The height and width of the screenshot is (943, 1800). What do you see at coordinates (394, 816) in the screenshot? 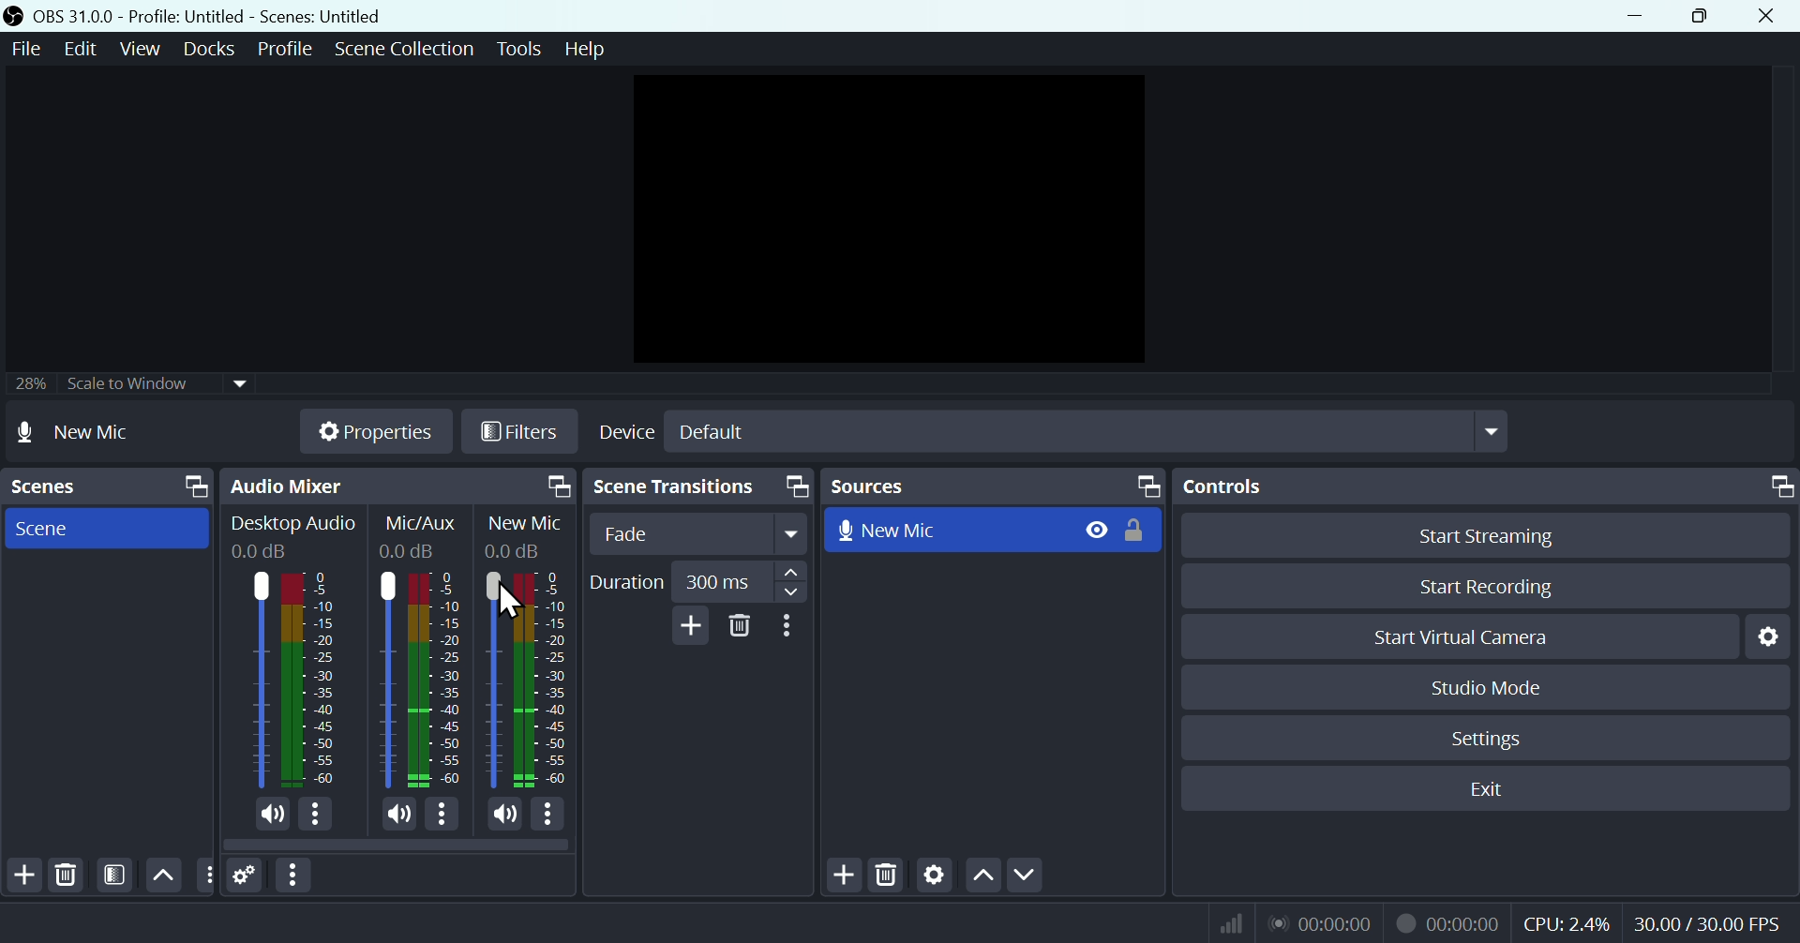
I see `(un)mute` at bounding box center [394, 816].